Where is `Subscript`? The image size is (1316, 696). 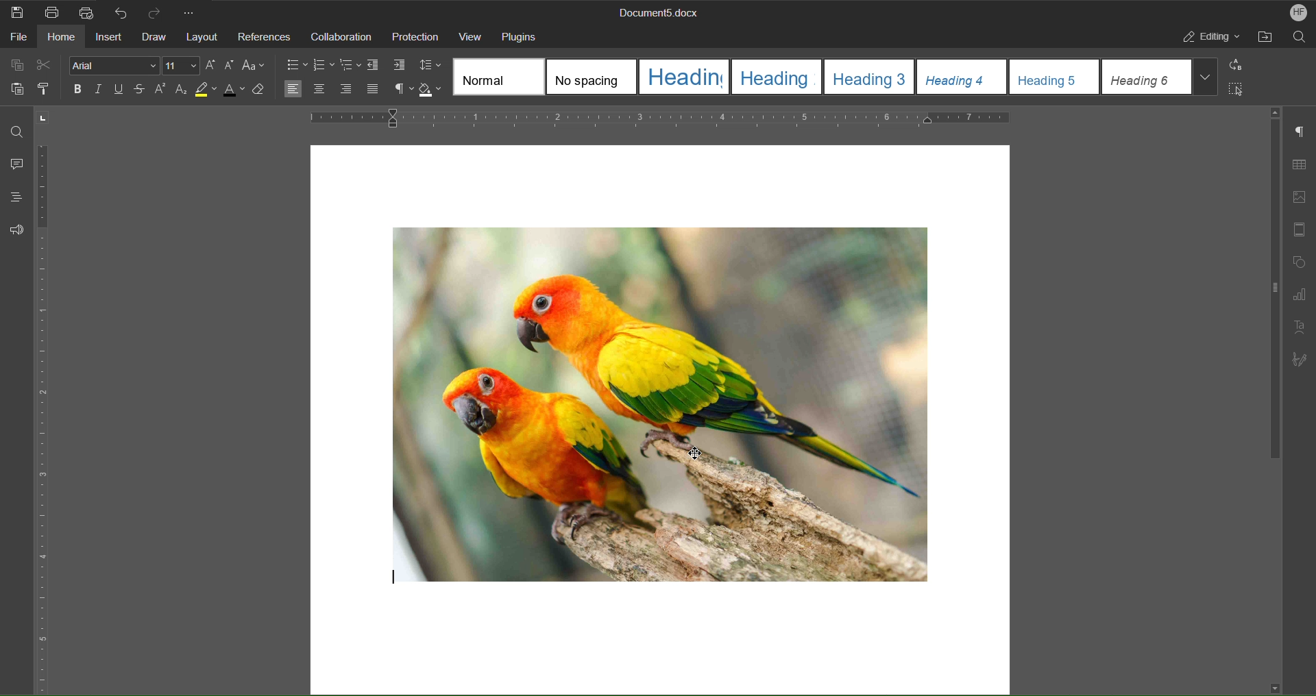 Subscript is located at coordinates (182, 92).